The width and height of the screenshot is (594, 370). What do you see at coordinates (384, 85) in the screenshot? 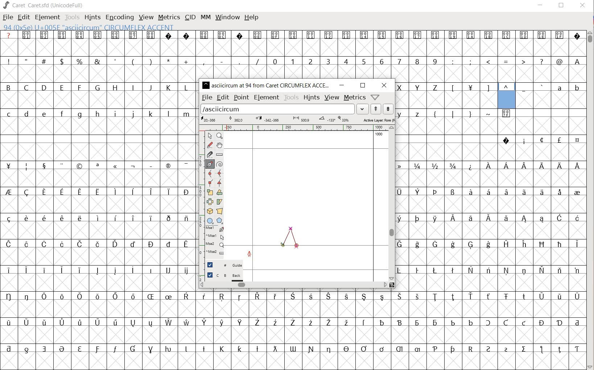
I see `close` at bounding box center [384, 85].